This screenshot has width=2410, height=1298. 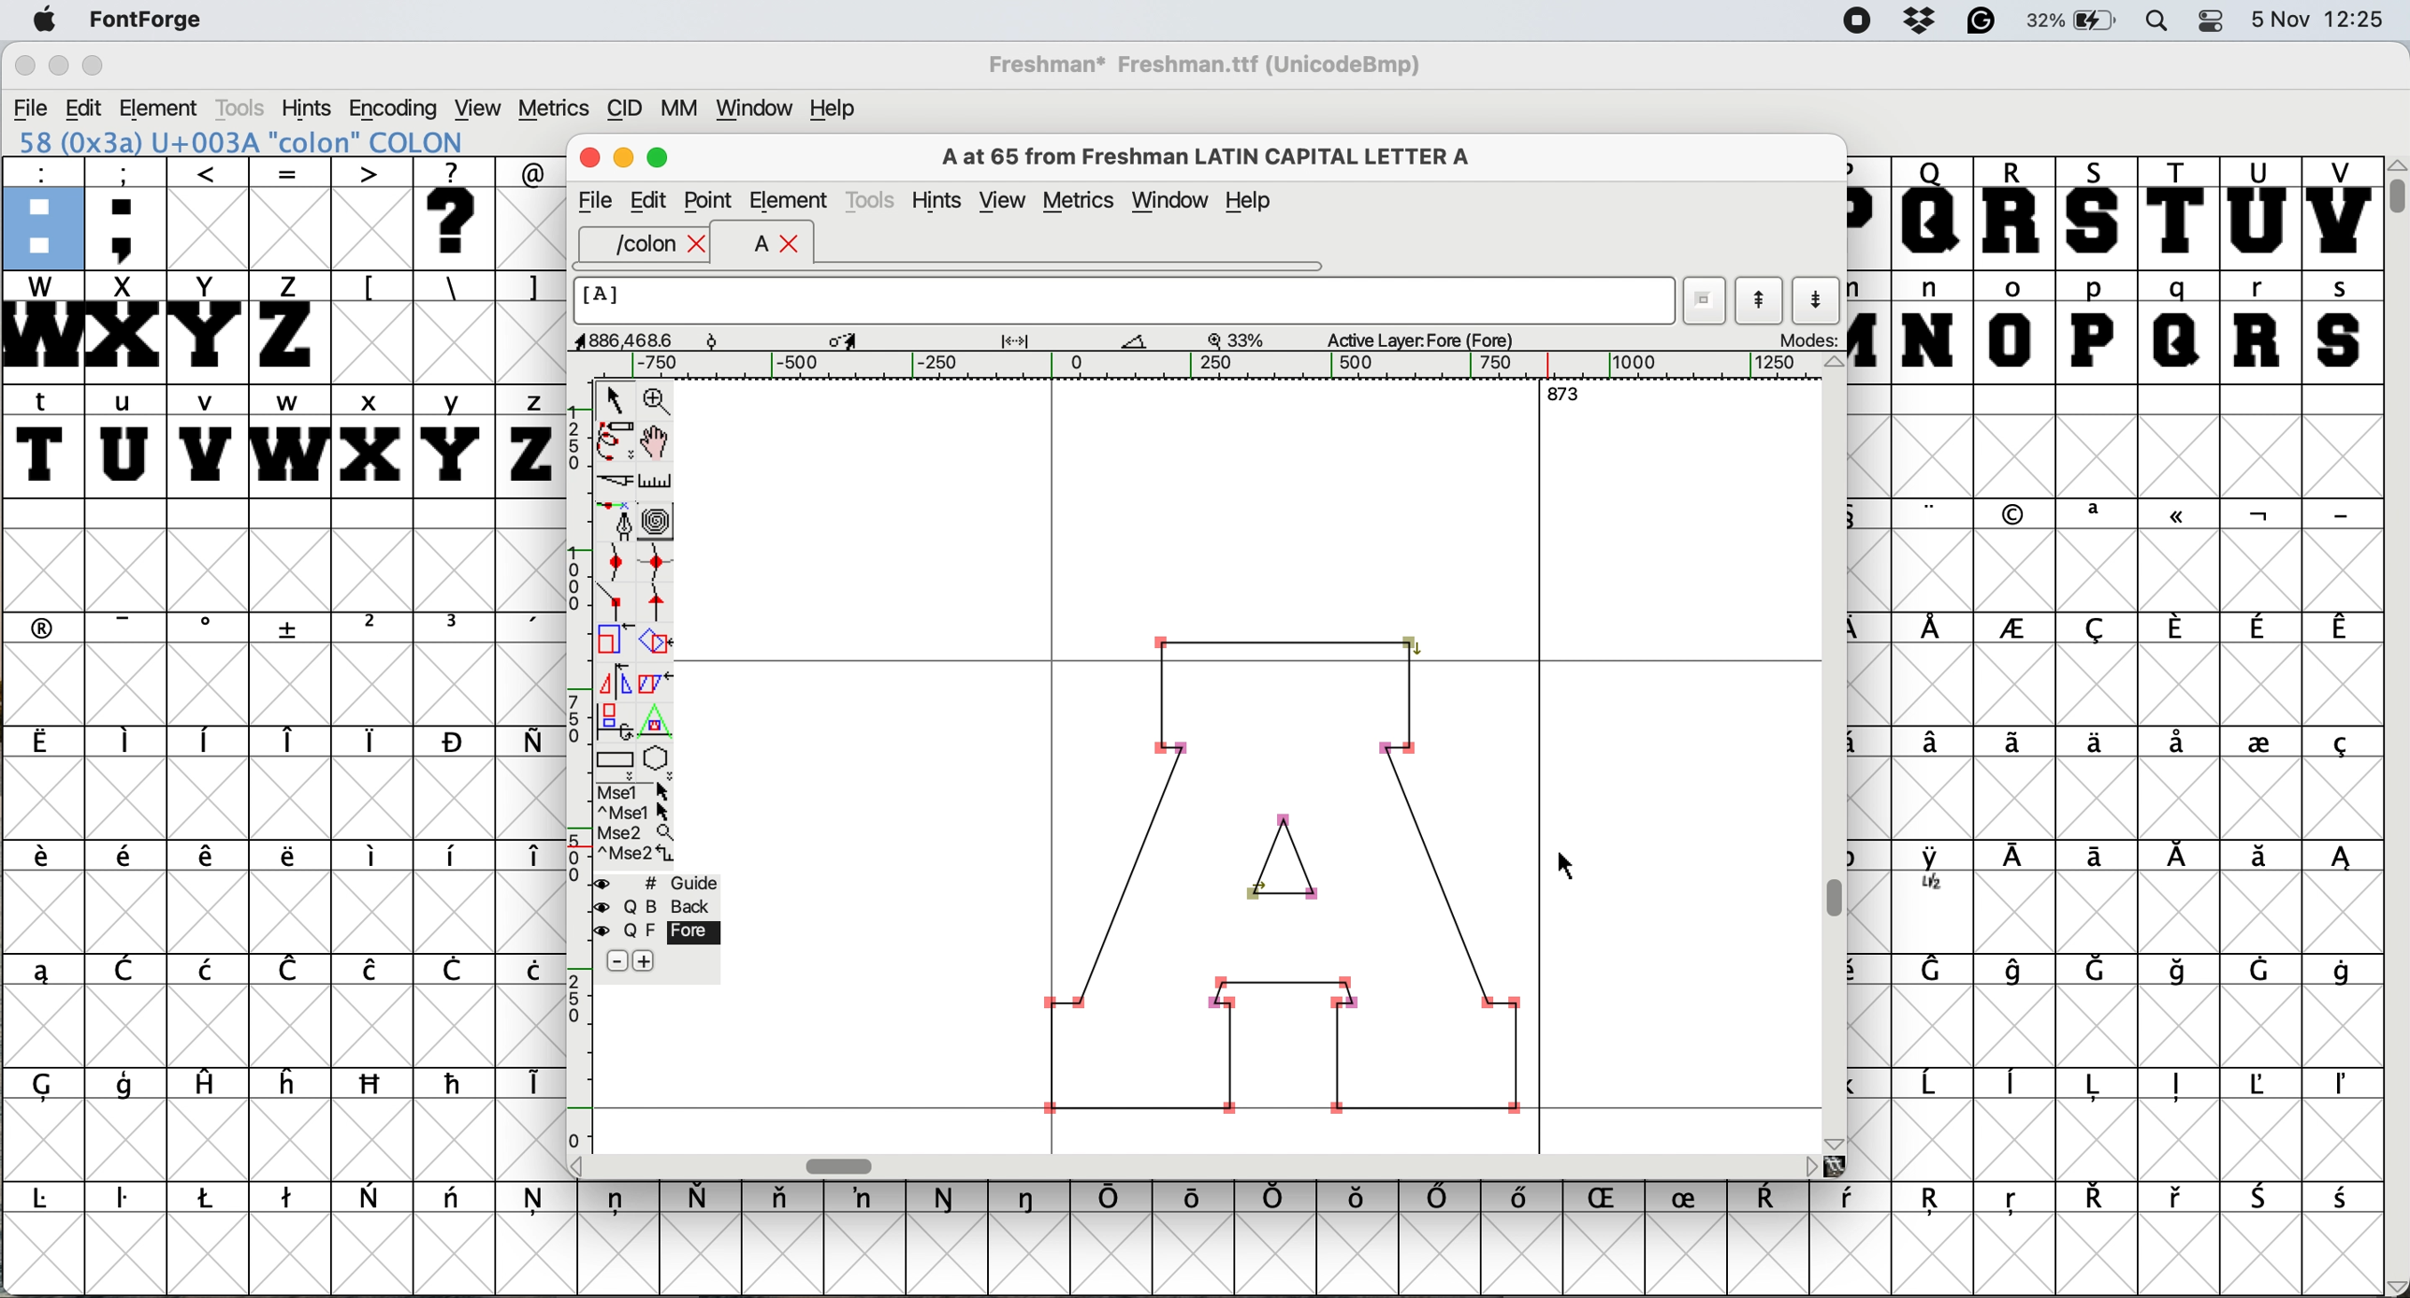 I want to click on ], so click(x=530, y=287).